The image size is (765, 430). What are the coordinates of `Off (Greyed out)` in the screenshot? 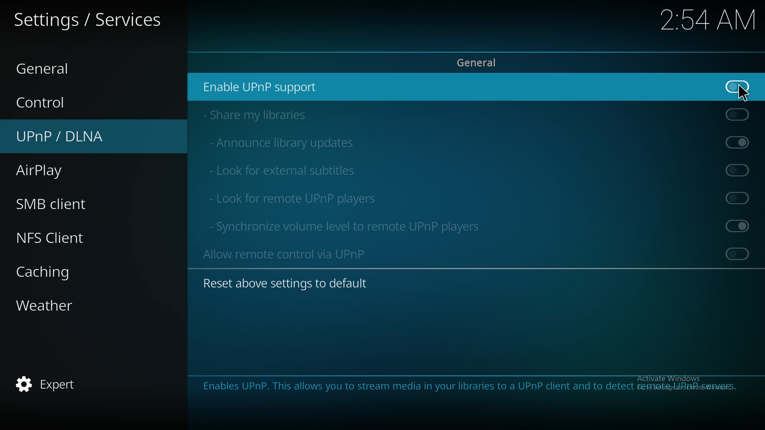 It's located at (738, 254).